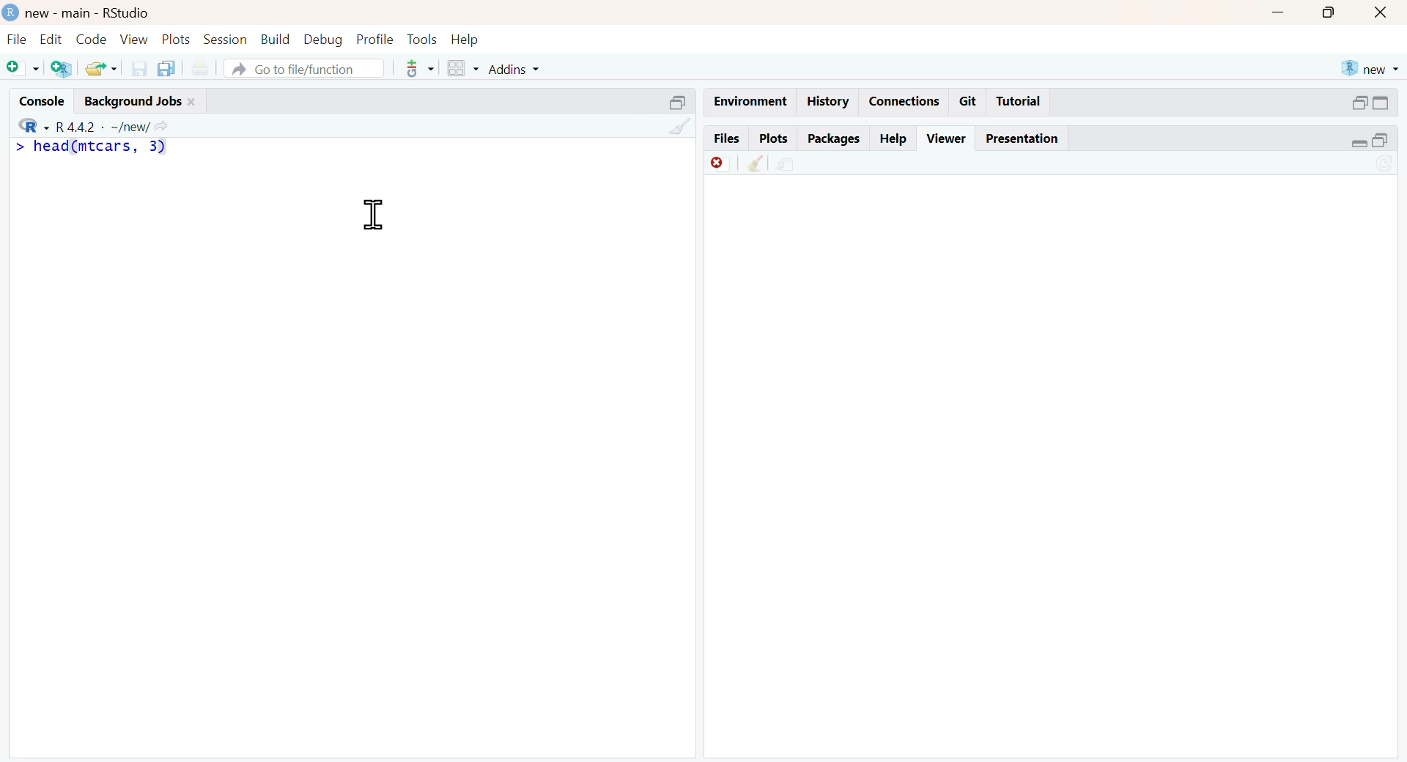 This screenshot has width=1407, height=762. What do you see at coordinates (276, 37) in the screenshot?
I see `Build` at bounding box center [276, 37].